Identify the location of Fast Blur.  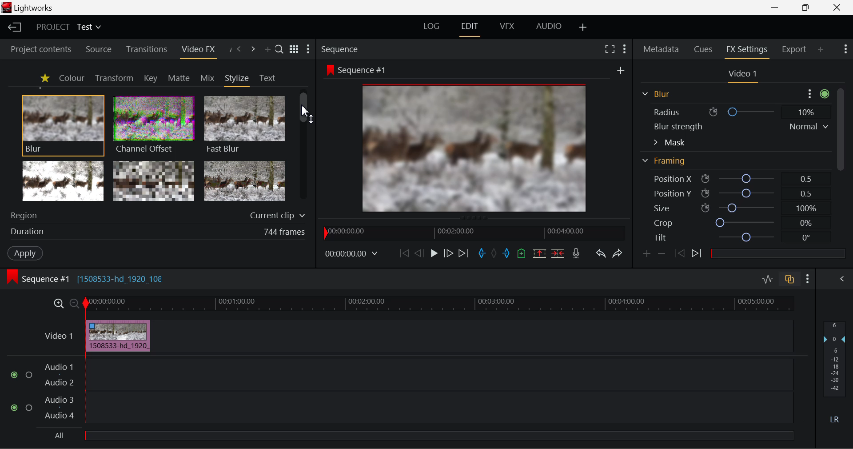
(243, 123).